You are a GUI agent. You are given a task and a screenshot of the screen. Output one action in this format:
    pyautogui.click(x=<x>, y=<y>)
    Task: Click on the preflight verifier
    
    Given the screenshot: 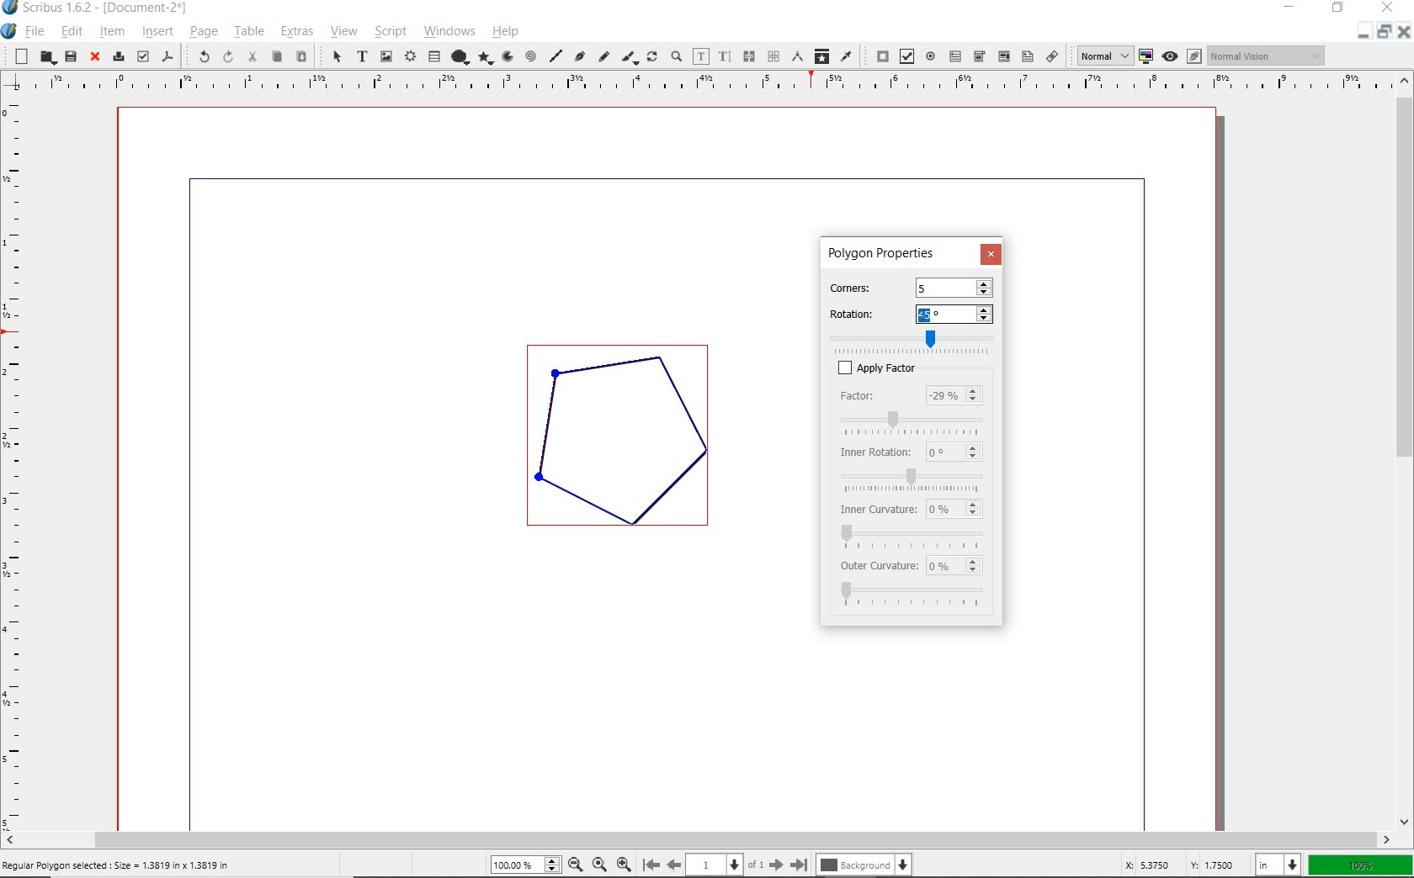 What is the action you would take?
    pyautogui.click(x=142, y=56)
    